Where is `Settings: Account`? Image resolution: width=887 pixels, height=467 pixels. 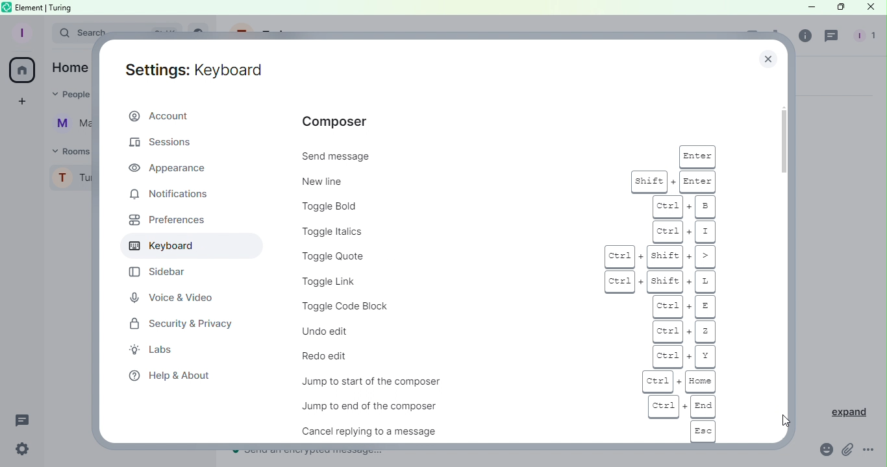
Settings: Account is located at coordinates (198, 69).